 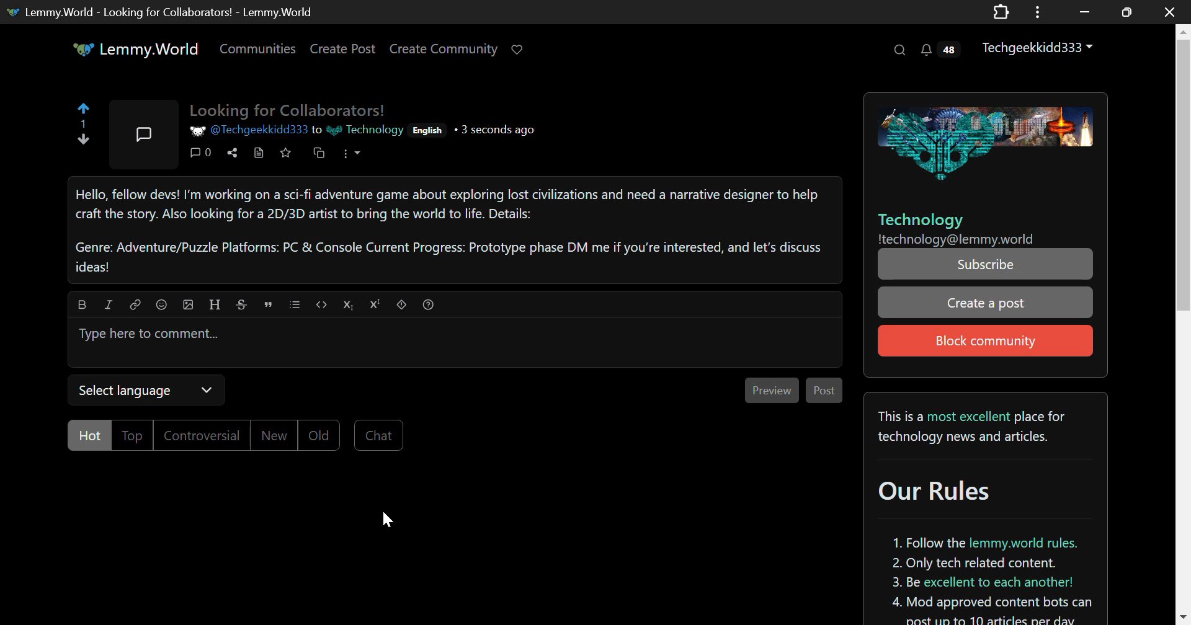 What do you see at coordinates (83, 128) in the screenshot?
I see `1 Upvote` at bounding box center [83, 128].